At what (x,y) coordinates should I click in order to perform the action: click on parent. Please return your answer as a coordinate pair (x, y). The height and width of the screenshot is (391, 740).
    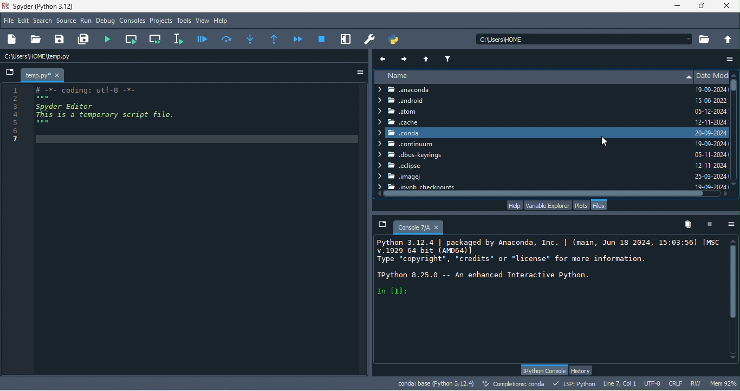
    Looking at the image, I should click on (428, 58).